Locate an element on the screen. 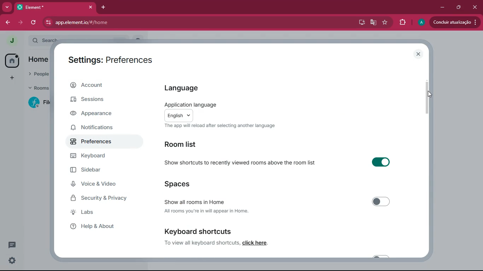 The height and width of the screenshot is (271, 483). settings: account is located at coordinates (111, 61).